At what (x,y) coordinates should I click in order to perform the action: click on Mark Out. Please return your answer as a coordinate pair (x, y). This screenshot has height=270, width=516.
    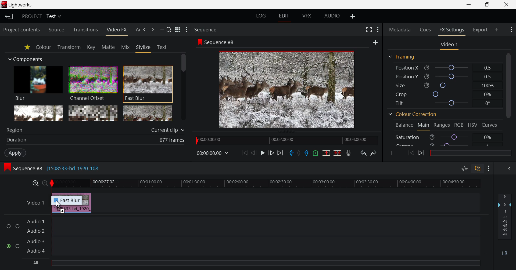
    Looking at the image, I should click on (306, 154).